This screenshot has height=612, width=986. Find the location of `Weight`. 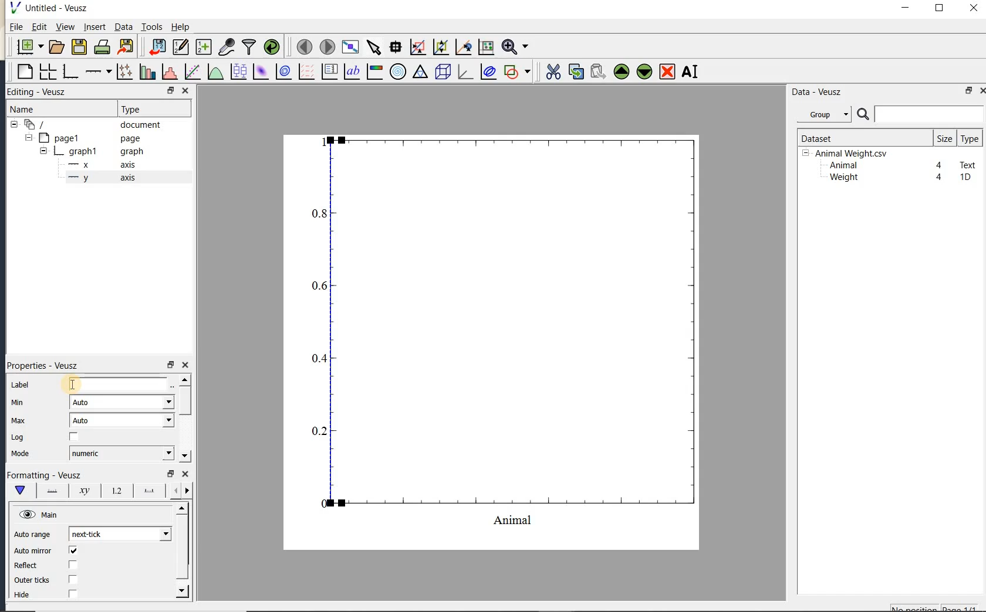

Weight is located at coordinates (843, 178).